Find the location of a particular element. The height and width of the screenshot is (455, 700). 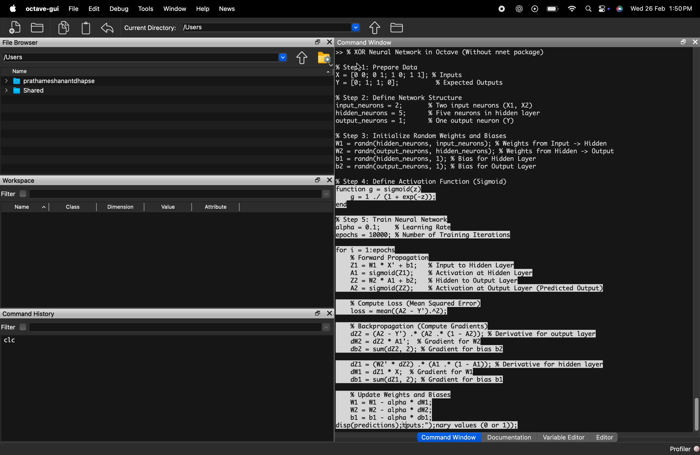

Undo is located at coordinates (108, 28).